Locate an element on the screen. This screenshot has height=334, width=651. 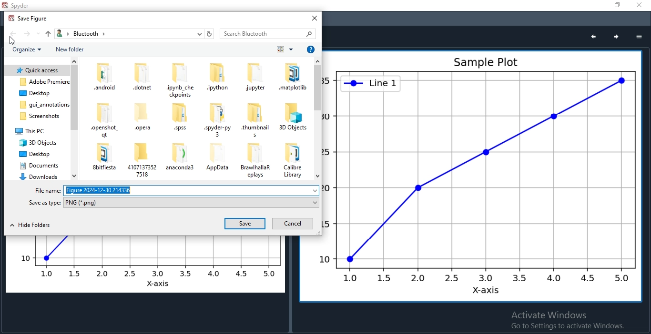
save is located at coordinates (245, 224).